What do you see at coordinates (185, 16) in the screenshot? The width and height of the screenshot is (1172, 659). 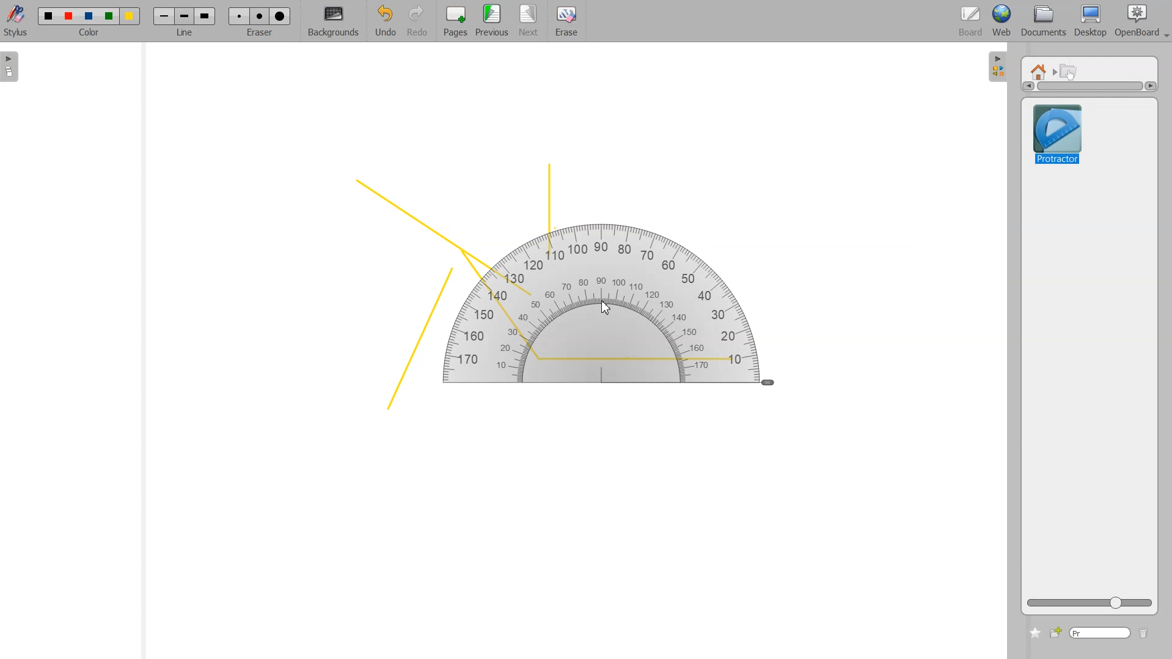 I see `Line` at bounding box center [185, 16].